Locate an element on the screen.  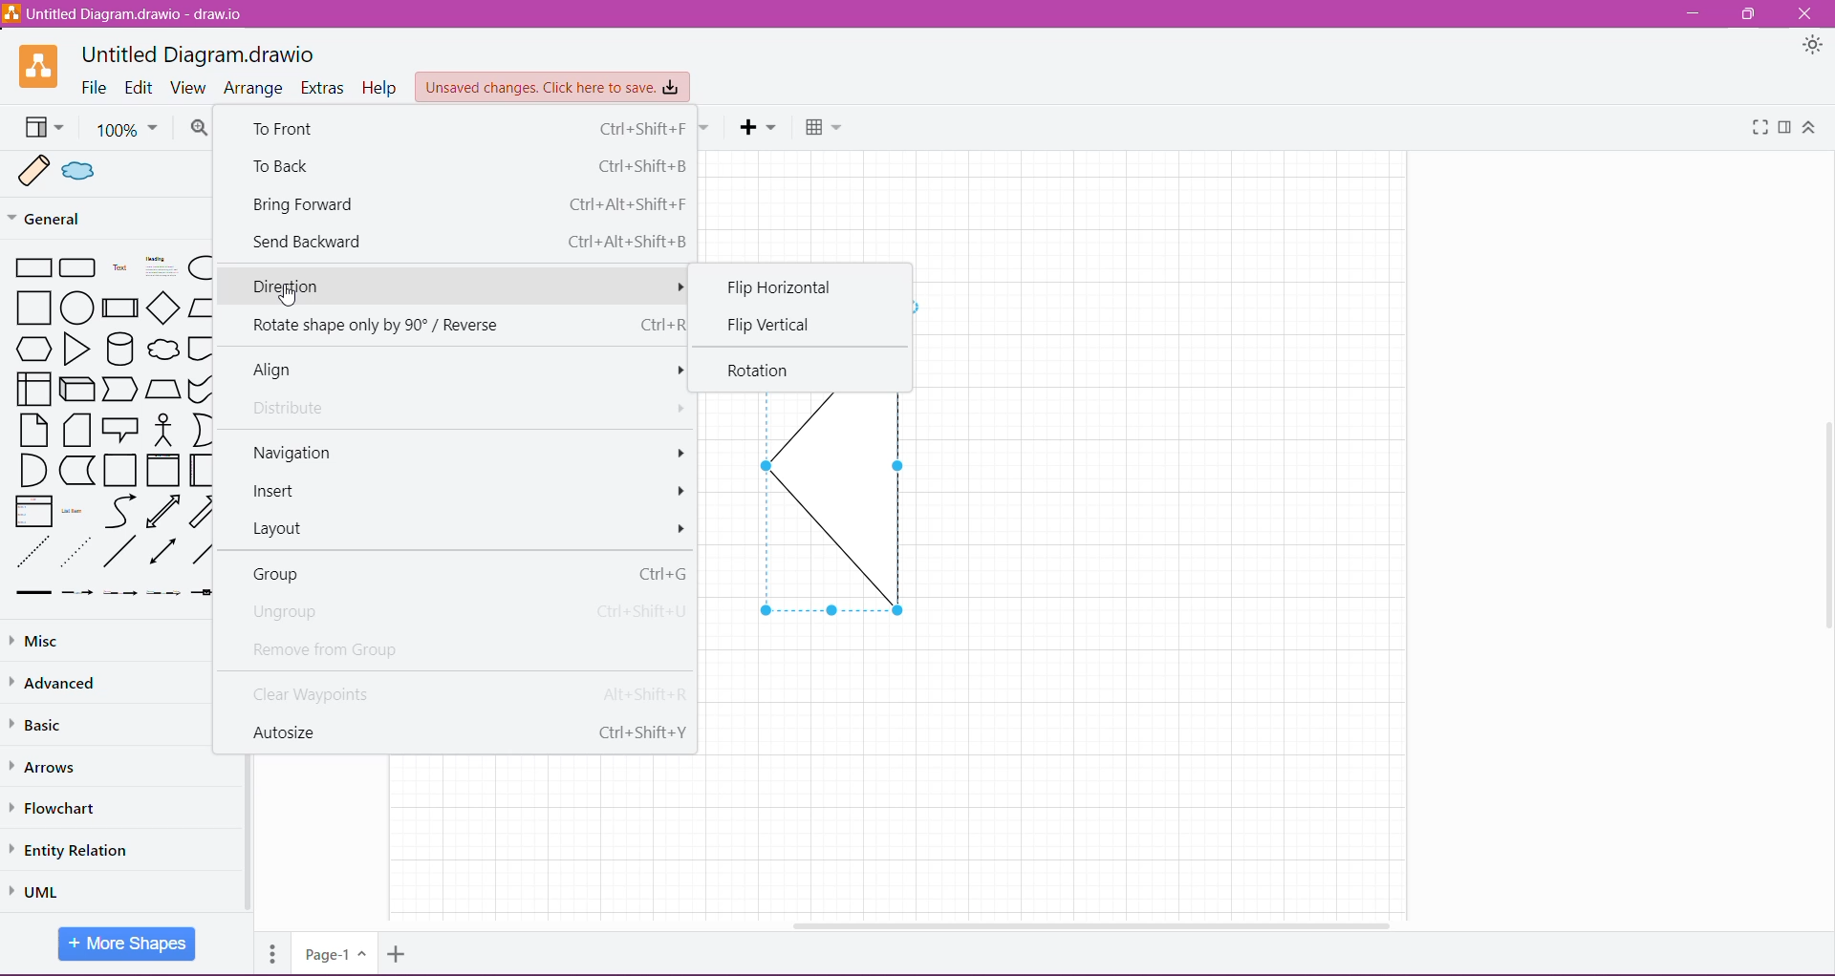
Minimize is located at coordinates (1692, 14).